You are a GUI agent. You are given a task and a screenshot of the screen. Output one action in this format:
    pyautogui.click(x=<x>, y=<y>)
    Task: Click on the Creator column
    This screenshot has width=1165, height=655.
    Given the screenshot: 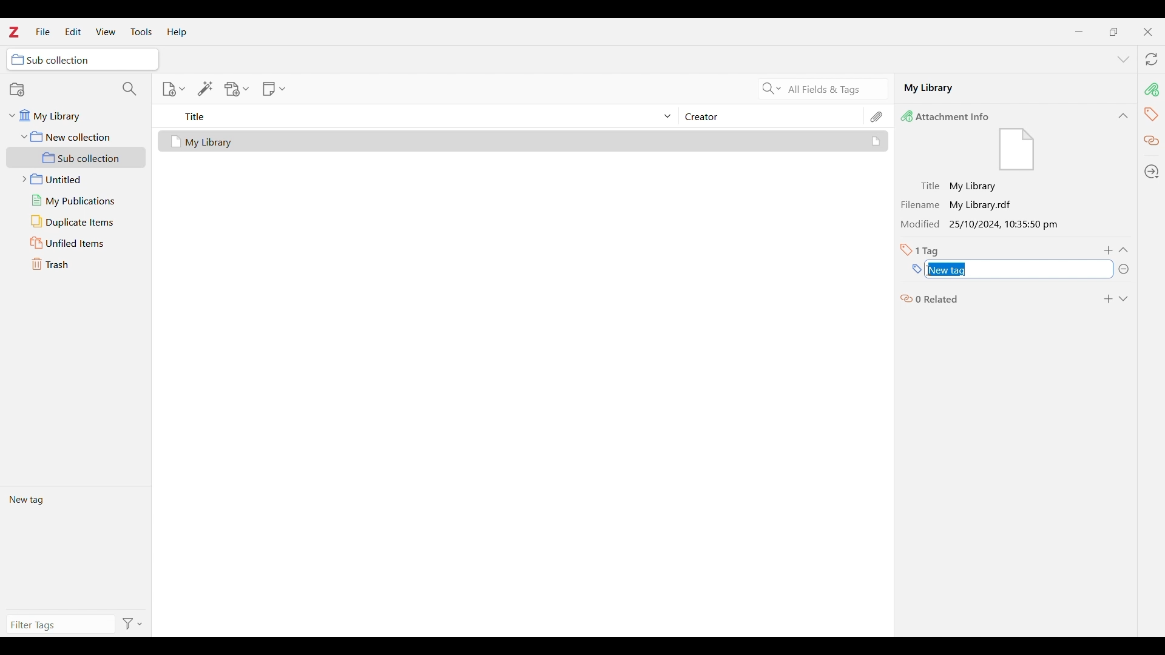 What is the action you would take?
    pyautogui.click(x=771, y=116)
    